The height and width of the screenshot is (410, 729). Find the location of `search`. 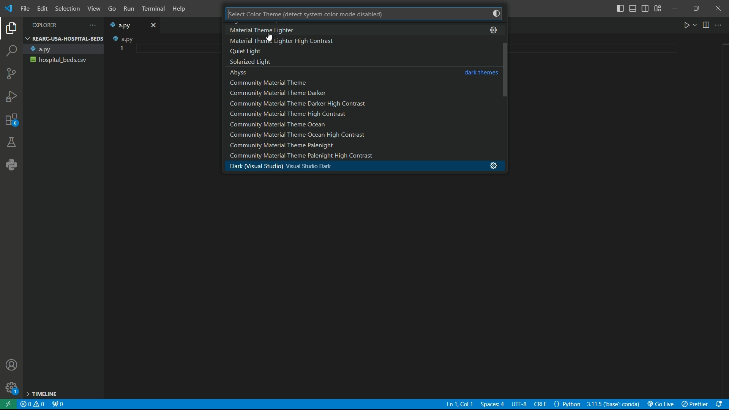

search is located at coordinates (12, 52).